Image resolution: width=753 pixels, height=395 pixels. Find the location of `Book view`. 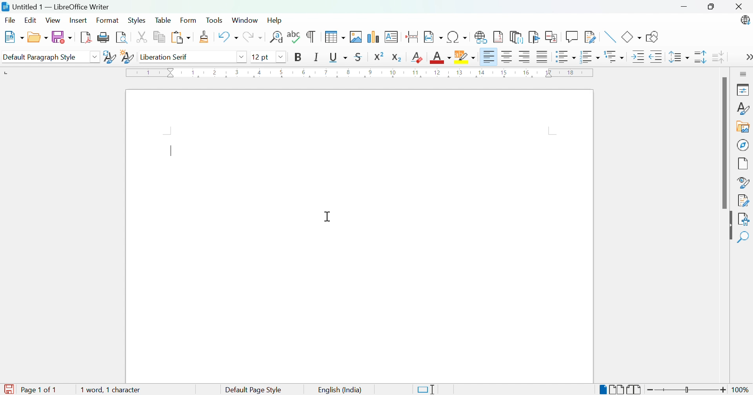

Book view is located at coordinates (635, 390).